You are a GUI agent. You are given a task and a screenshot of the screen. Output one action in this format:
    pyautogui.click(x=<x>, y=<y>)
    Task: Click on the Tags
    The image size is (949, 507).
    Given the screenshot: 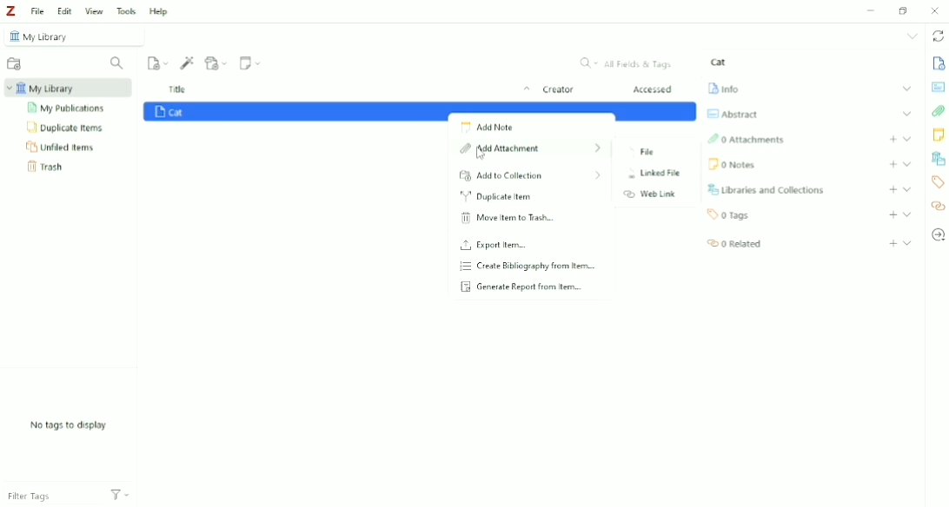 What is the action you would take?
    pyautogui.click(x=729, y=214)
    